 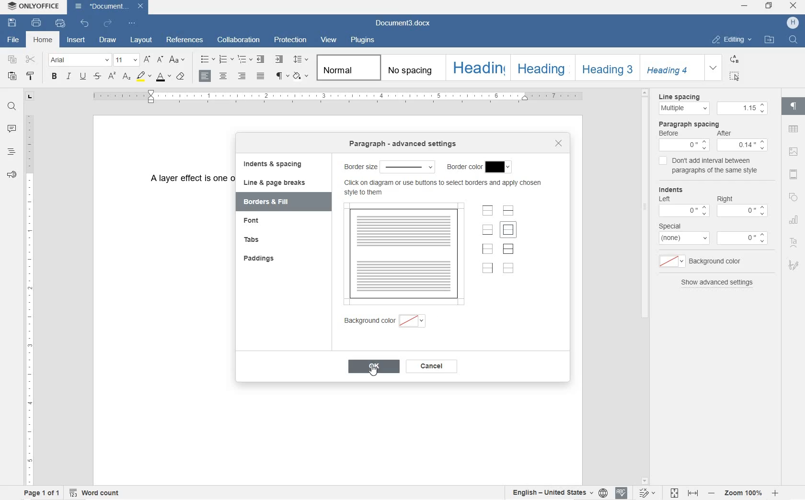 I want to click on HEADING 3, so click(x=606, y=68).